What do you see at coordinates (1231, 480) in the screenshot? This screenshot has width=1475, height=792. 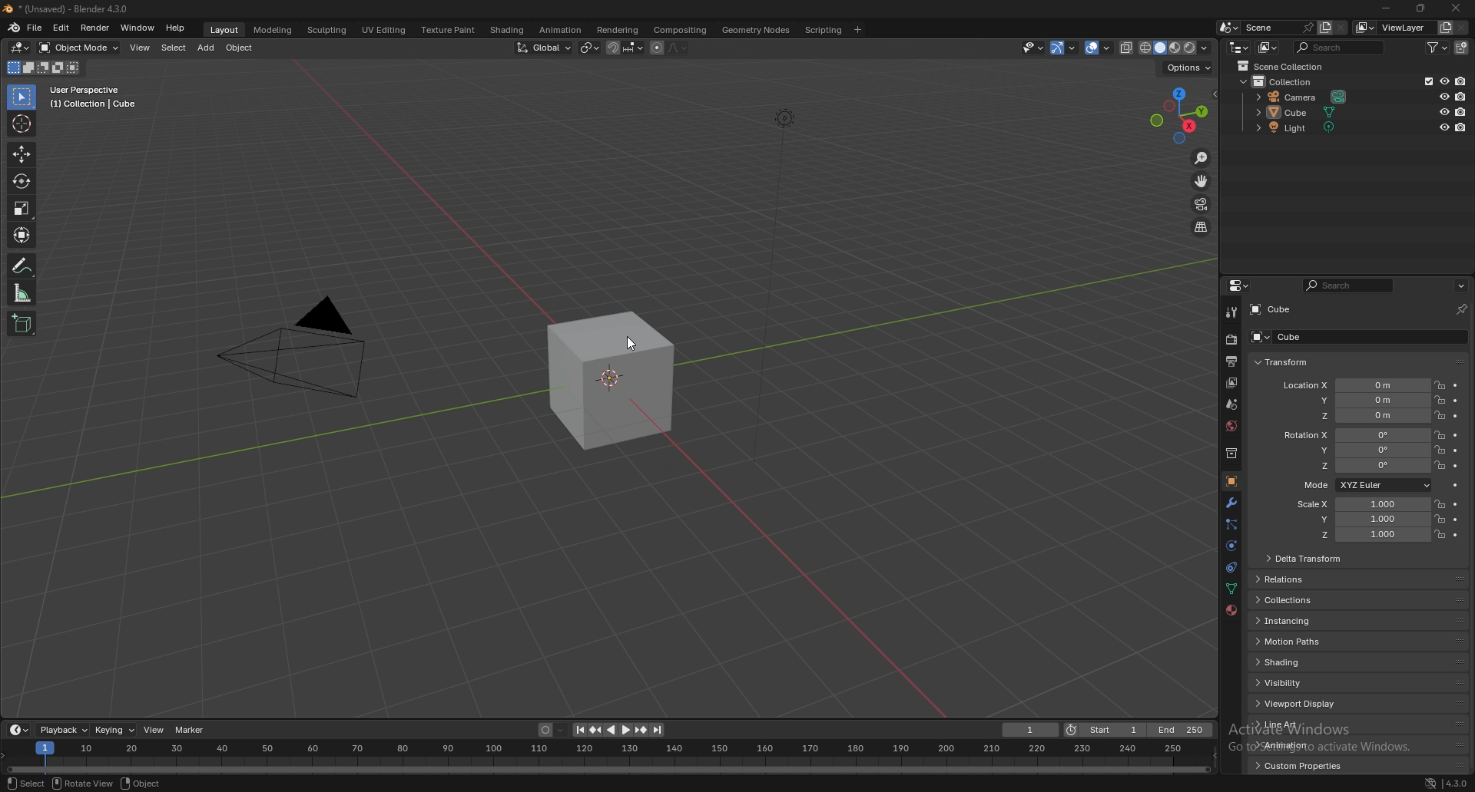 I see `object` at bounding box center [1231, 480].